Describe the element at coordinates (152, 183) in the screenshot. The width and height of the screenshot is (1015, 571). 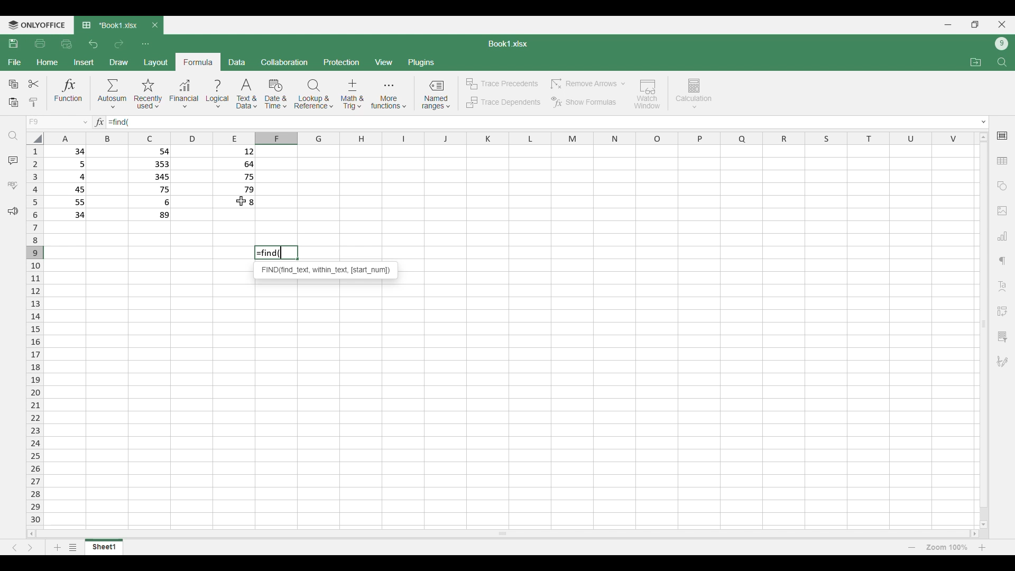
I see `Filled cells` at that location.